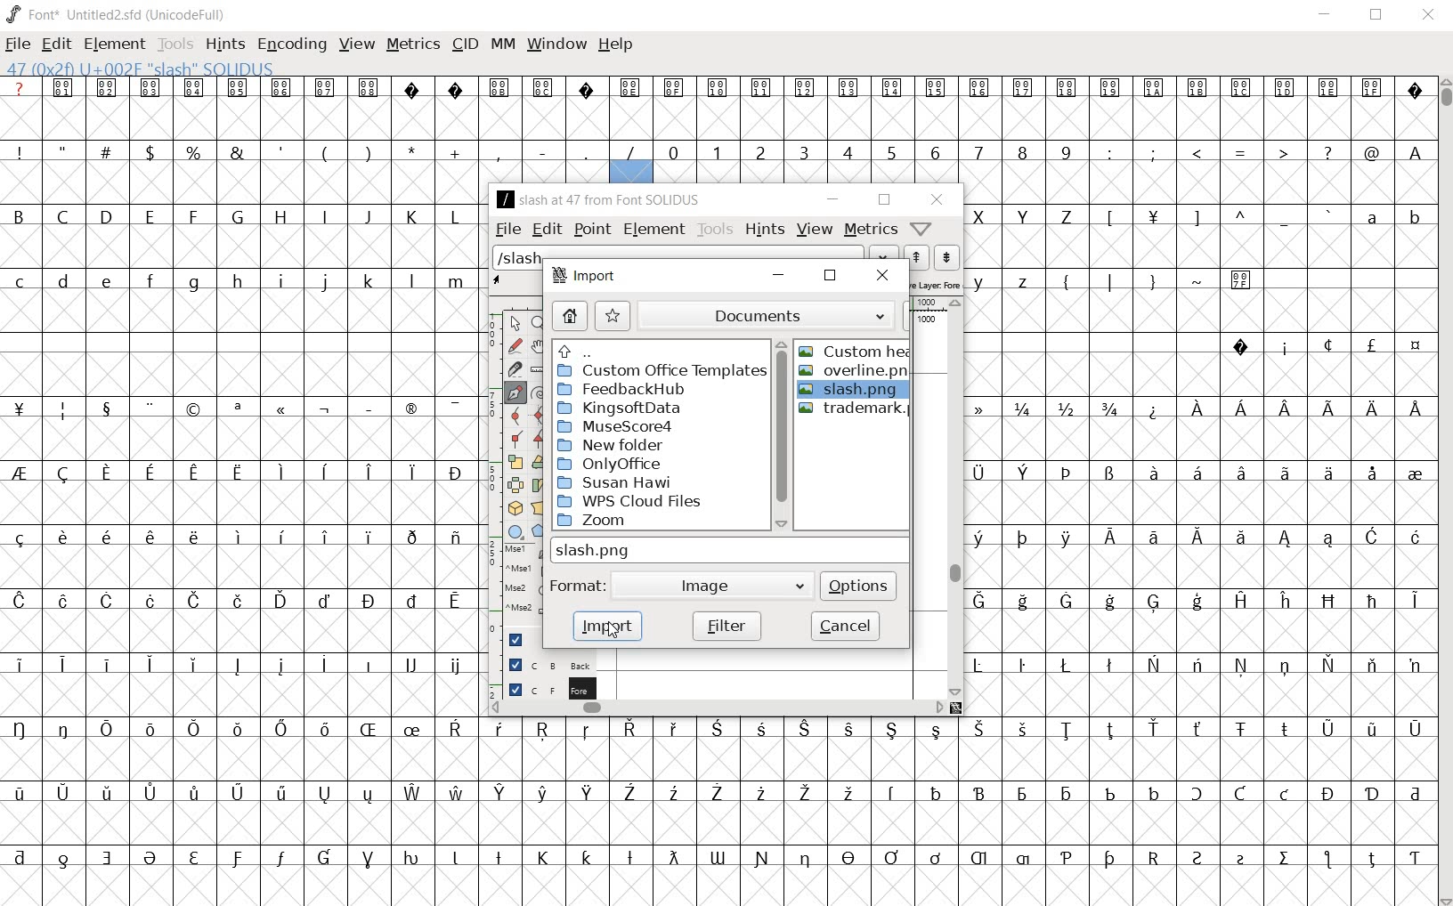  I want to click on close, so click(881, 276).